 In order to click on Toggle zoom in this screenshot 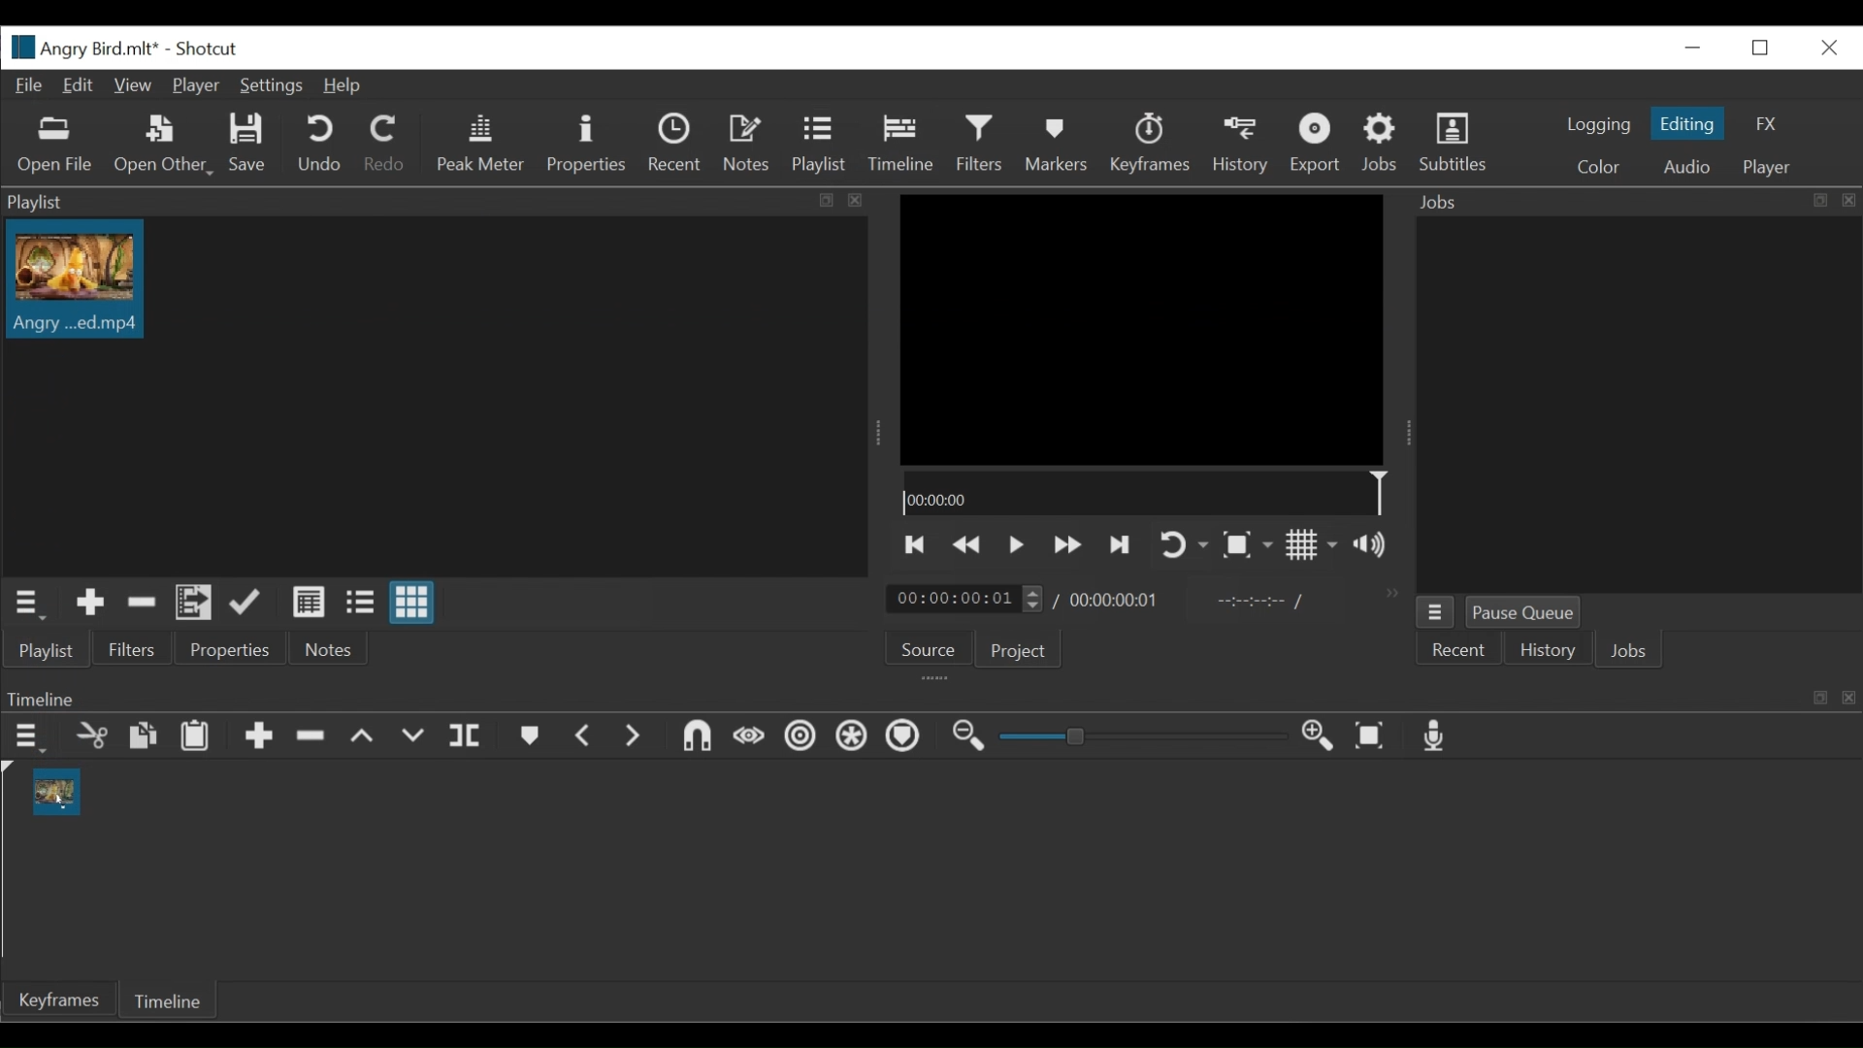, I will do `click(1247, 544)`.